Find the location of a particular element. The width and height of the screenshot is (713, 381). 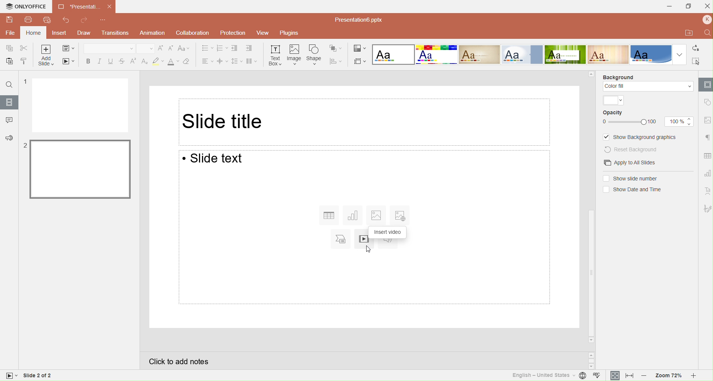

Opacity is located at coordinates (612, 113).